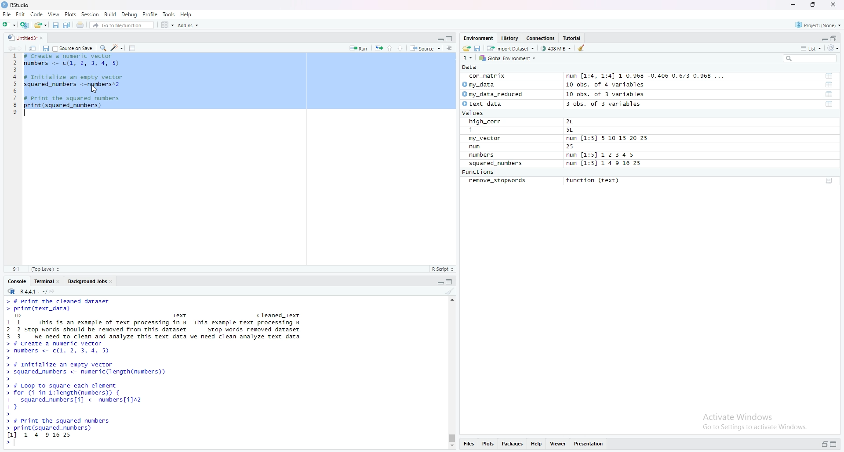 The width and height of the screenshot is (844, 452). Describe the element at coordinates (574, 38) in the screenshot. I see `Tutorial` at that location.